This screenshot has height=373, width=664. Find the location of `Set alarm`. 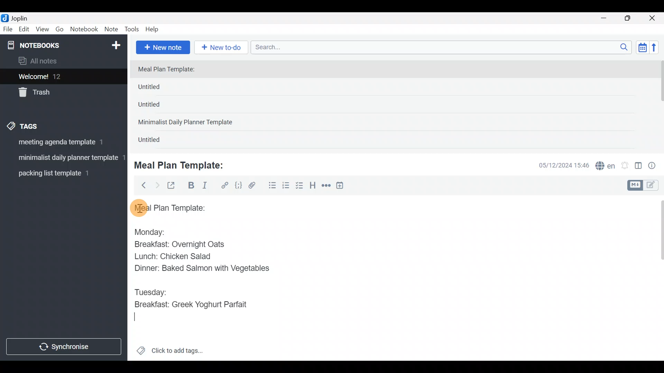

Set alarm is located at coordinates (625, 166).